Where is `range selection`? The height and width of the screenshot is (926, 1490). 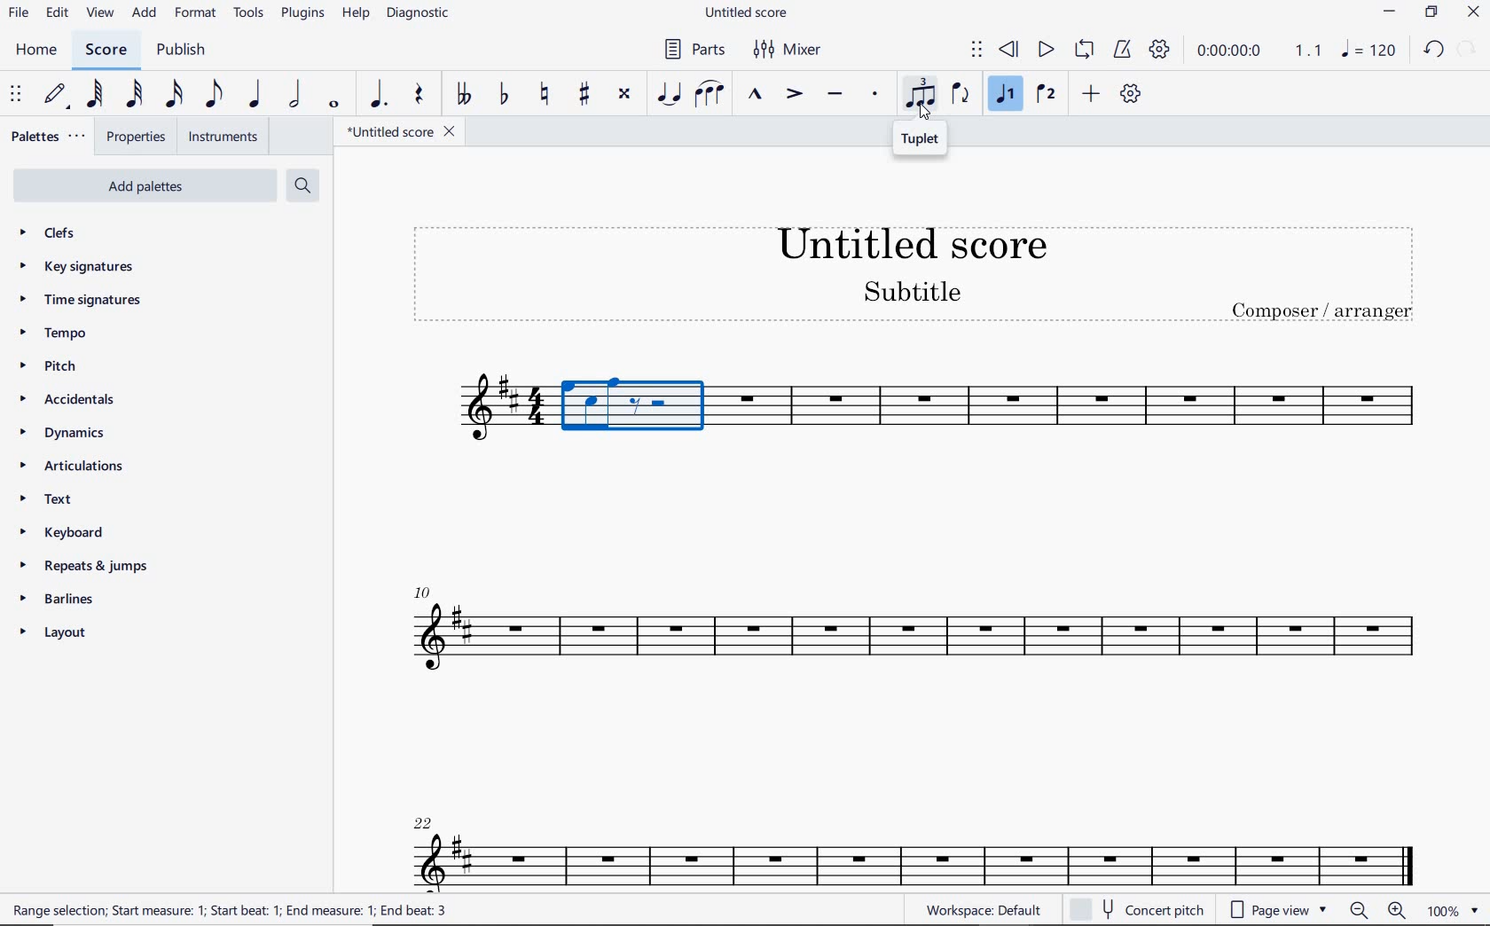 range selection is located at coordinates (230, 910).